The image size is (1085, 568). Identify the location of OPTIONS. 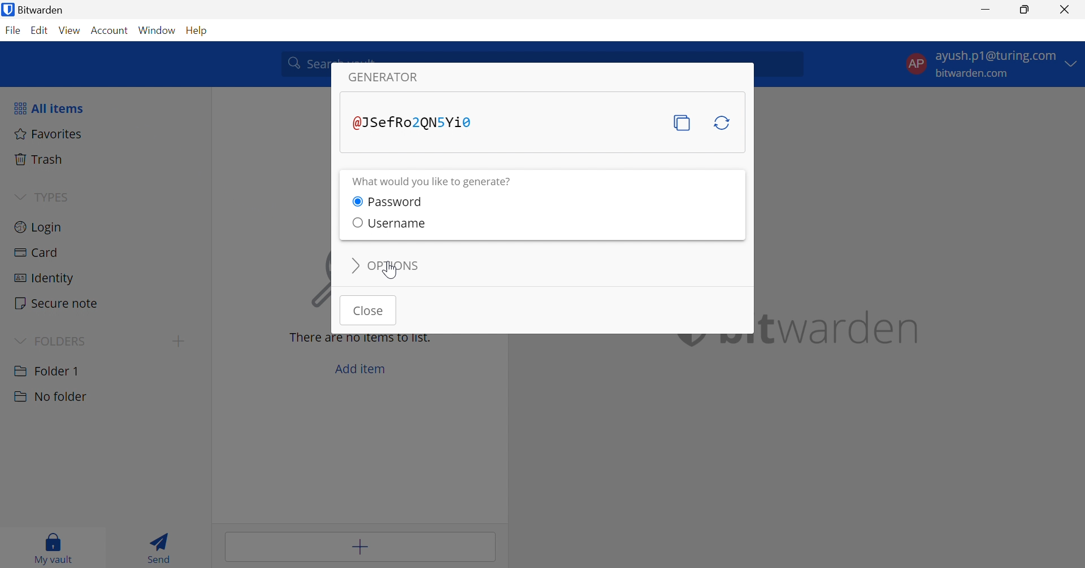
(395, 266).